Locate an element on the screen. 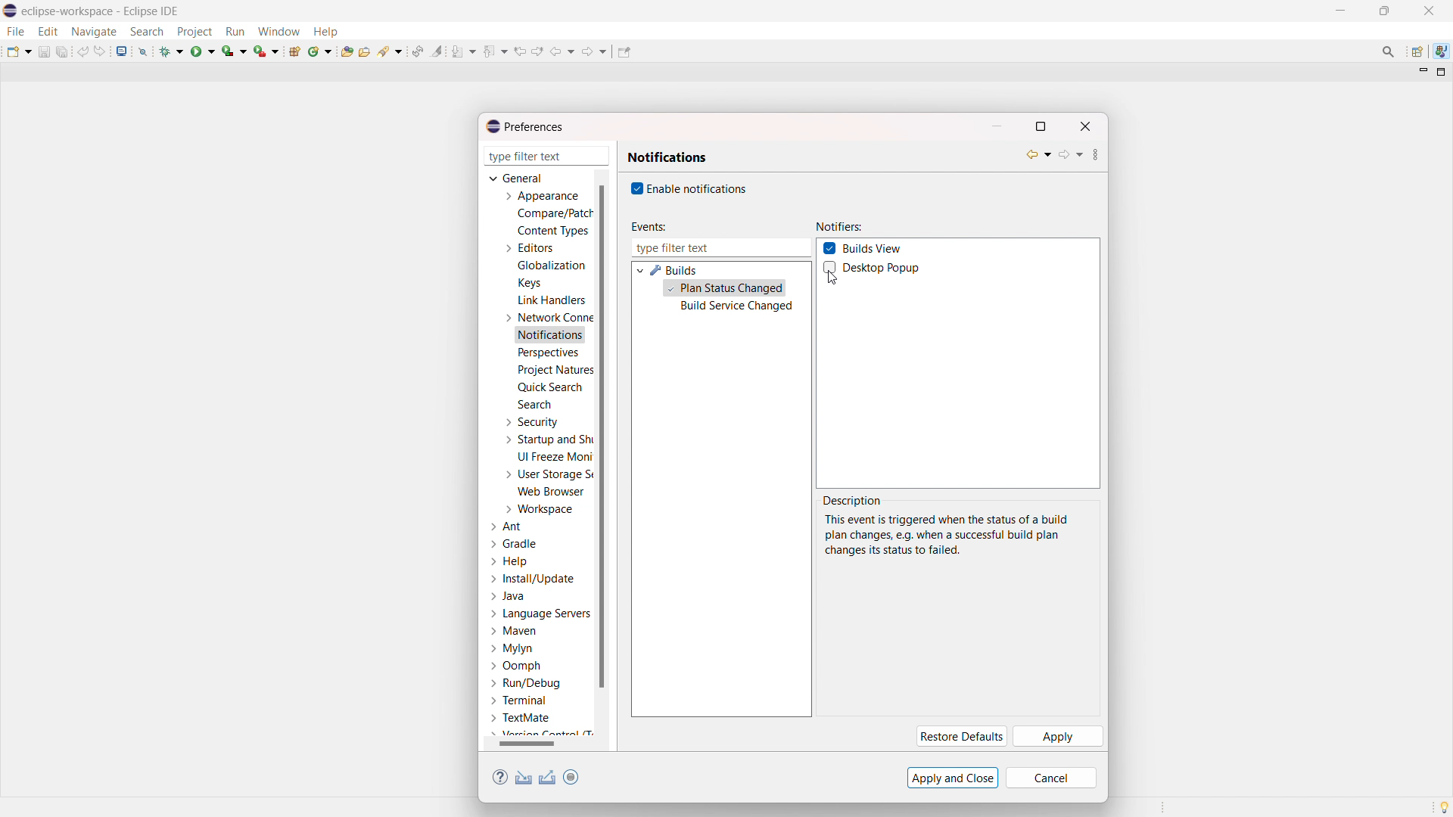 This screenshot has width=1453, height=817. builds view checkbox is located at coordinates (874, 249).